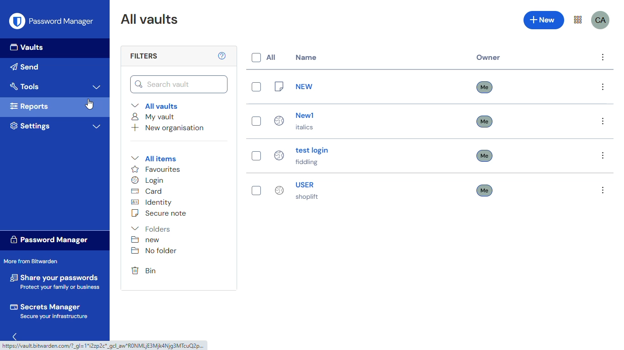  What do you see at coordinates (297, 121) in the screenshot?
I see `new italics` at bounding box center [297, 121].